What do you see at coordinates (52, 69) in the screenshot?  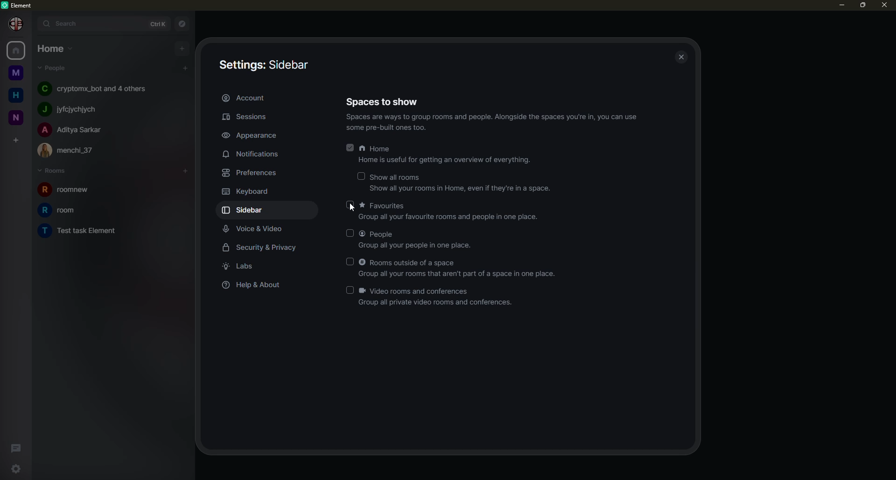 I see `people` at bounding box center [52, 69].